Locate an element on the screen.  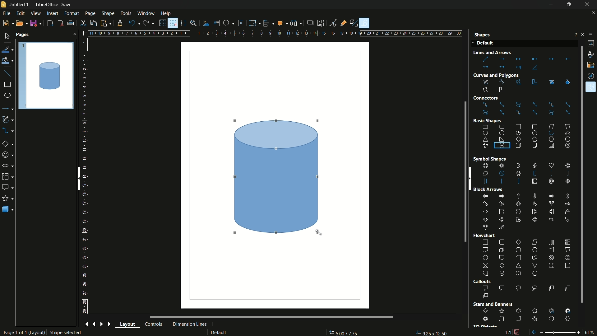
cursor is located at coordinates (236, 121).